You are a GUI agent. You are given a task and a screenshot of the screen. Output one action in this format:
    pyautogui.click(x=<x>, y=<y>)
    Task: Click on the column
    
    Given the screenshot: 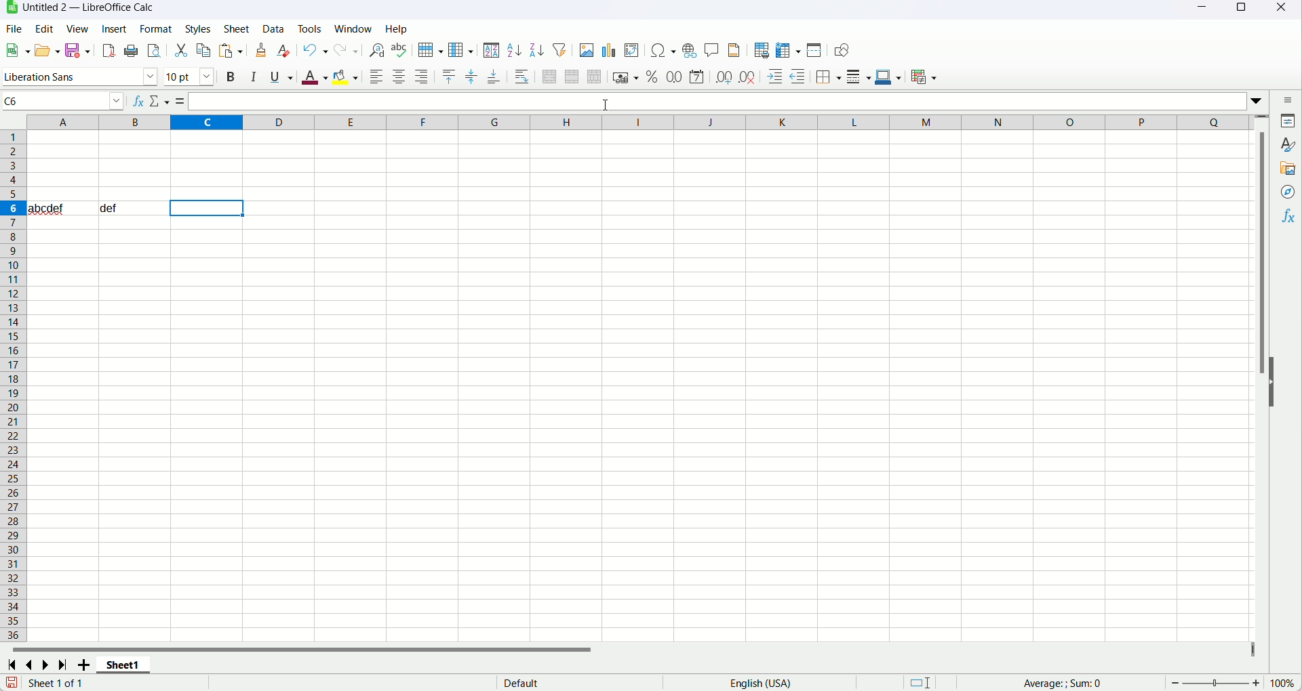 What is the action you would take?
    pyautogui.click(x=638, y=123)
    